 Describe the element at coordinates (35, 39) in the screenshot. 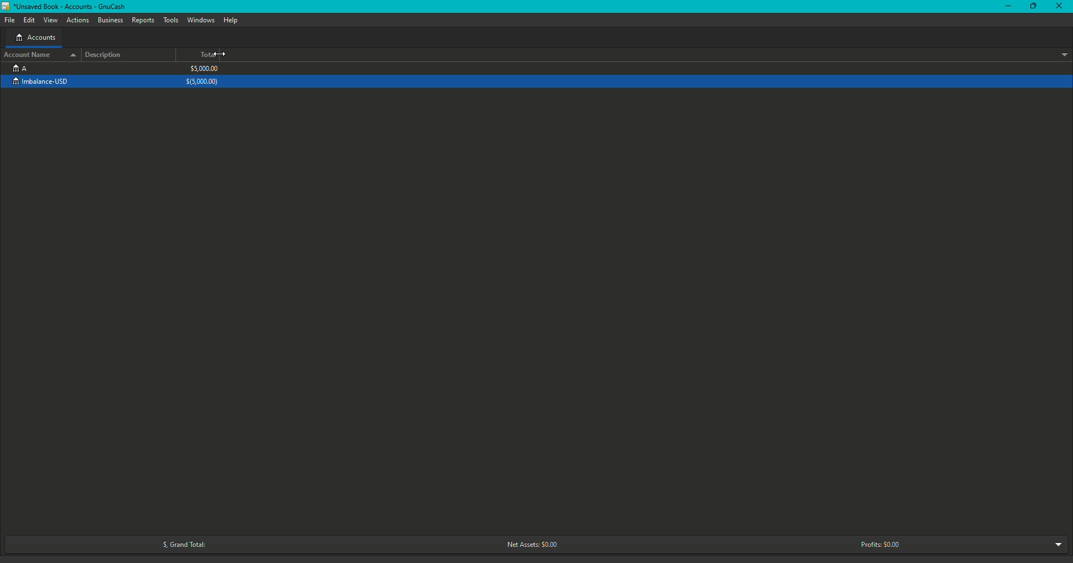

I see `Accounts` at that location.